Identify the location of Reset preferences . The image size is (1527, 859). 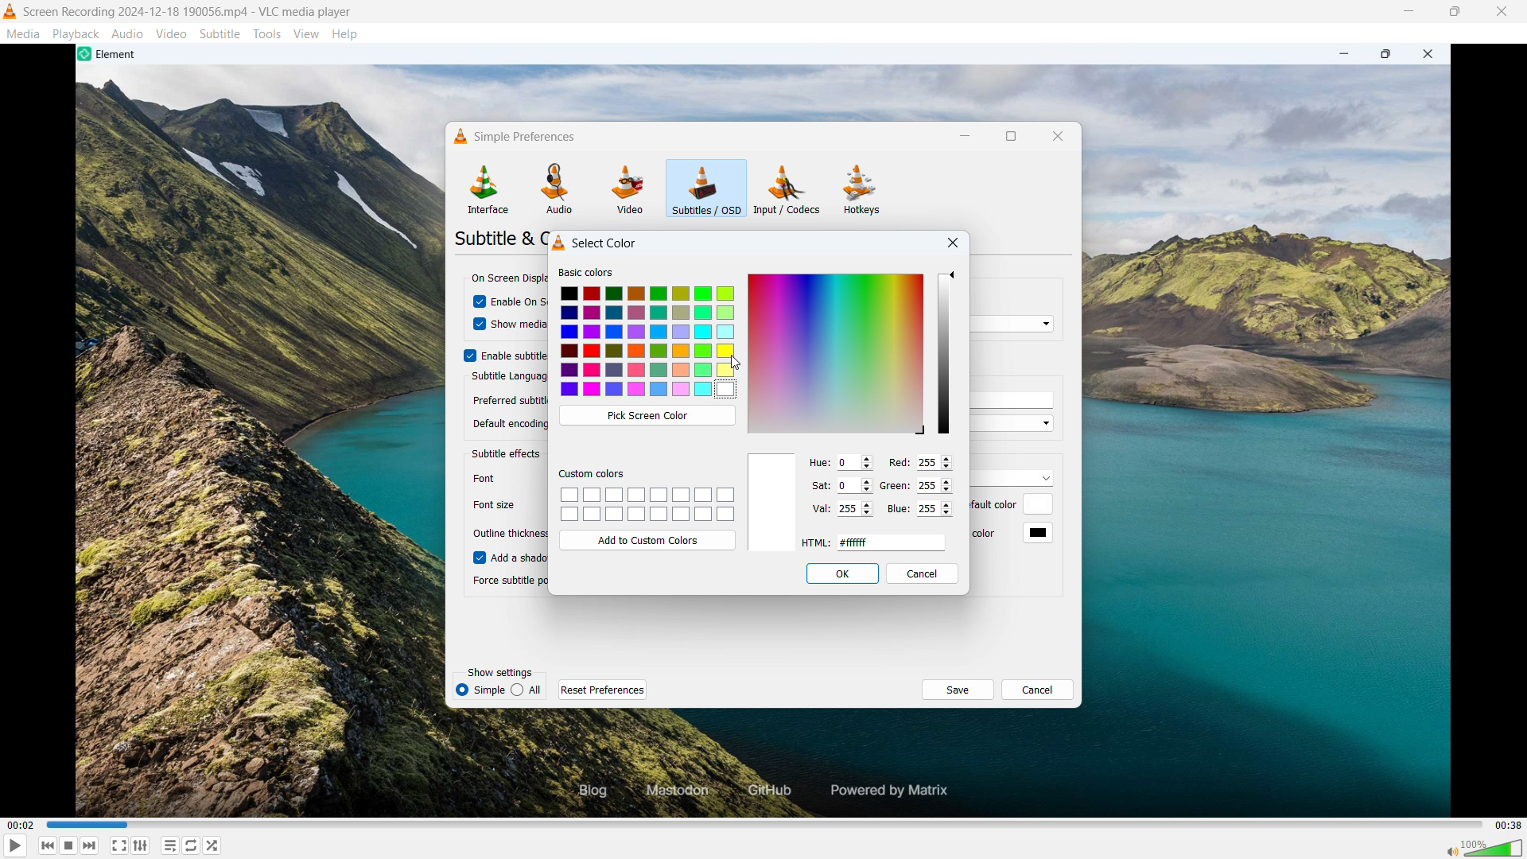
(603, 689).